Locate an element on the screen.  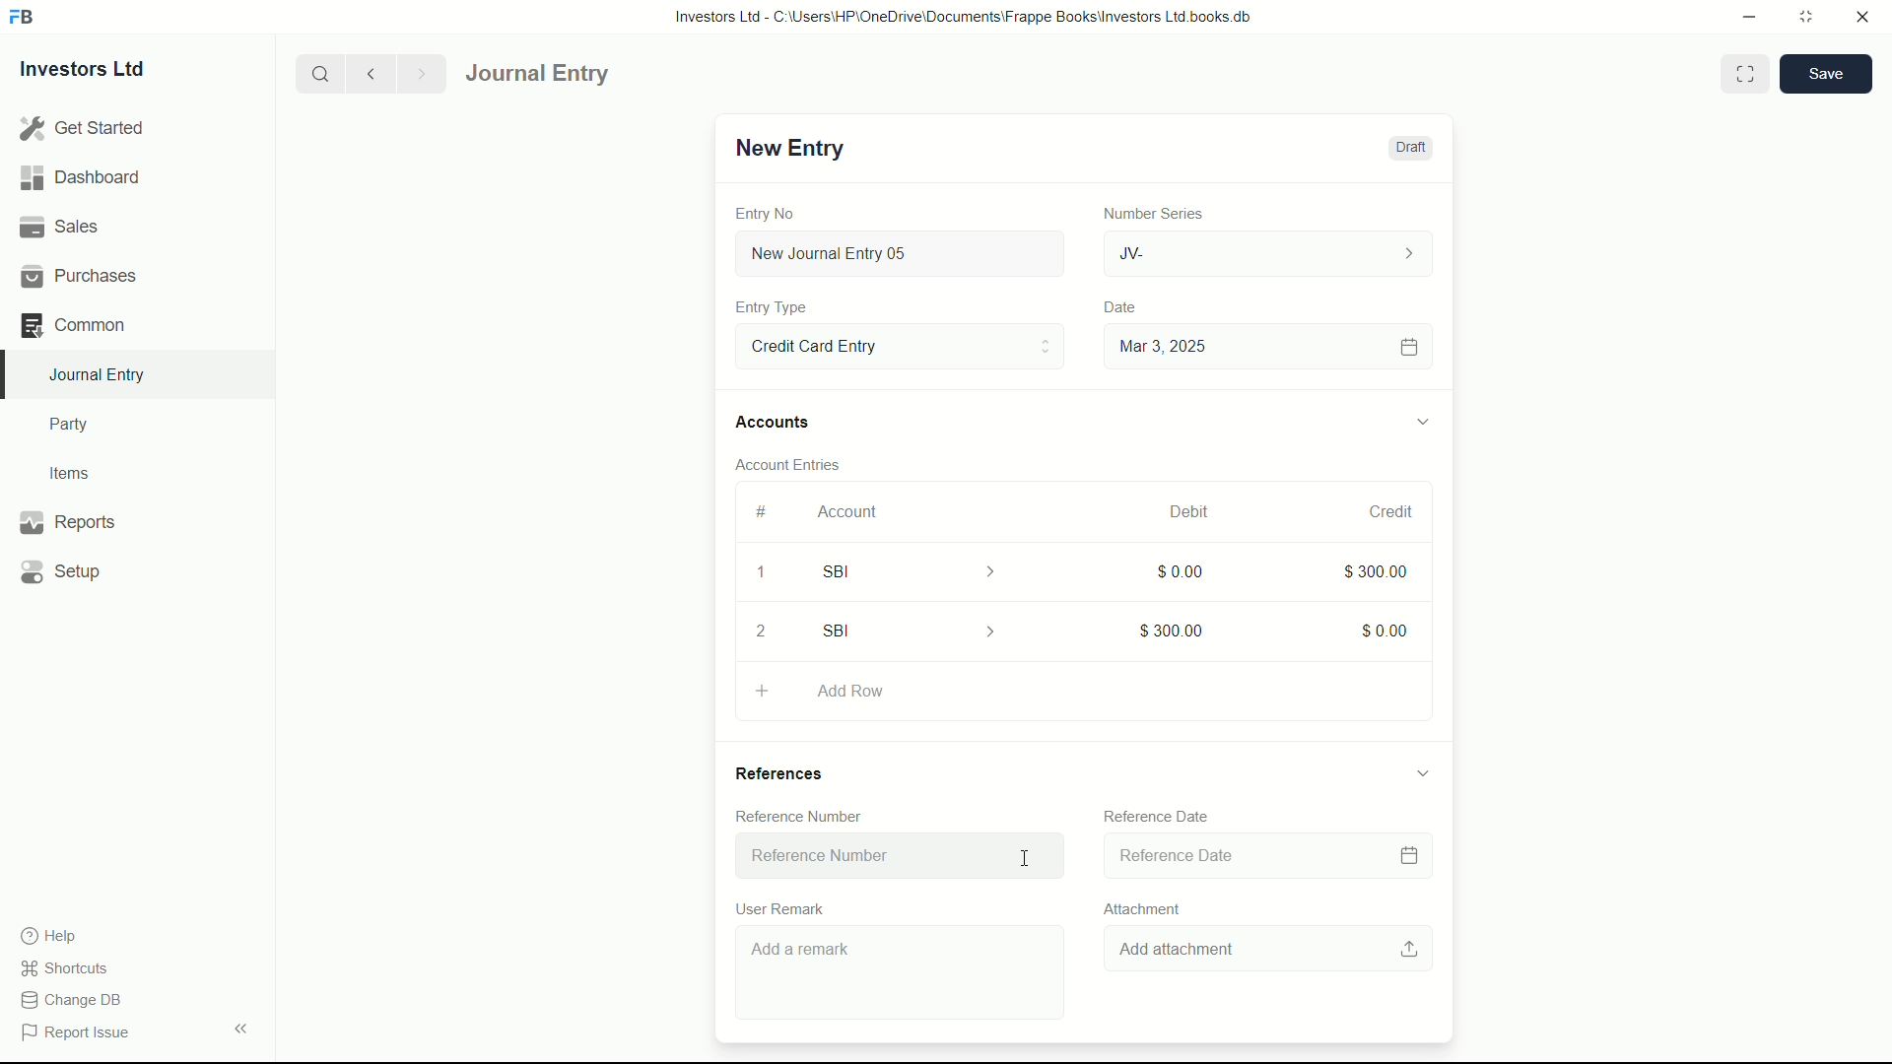
References is located at coordinates (798, 773).